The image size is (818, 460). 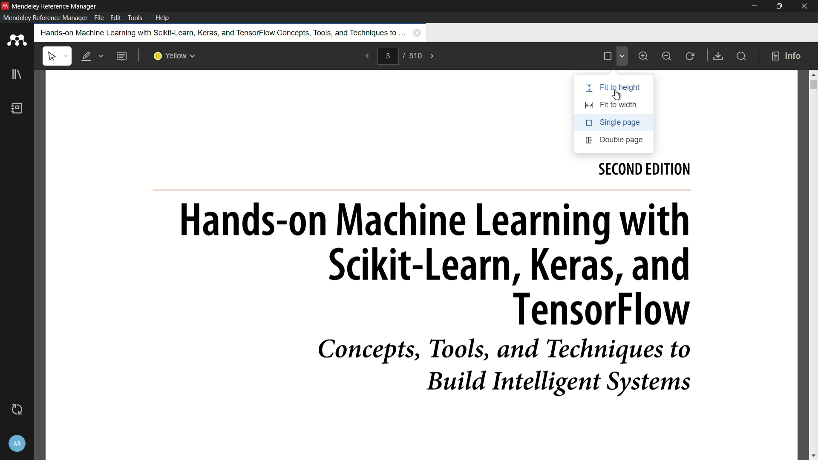 I want to click on minimize, so click(x=753, y=6).